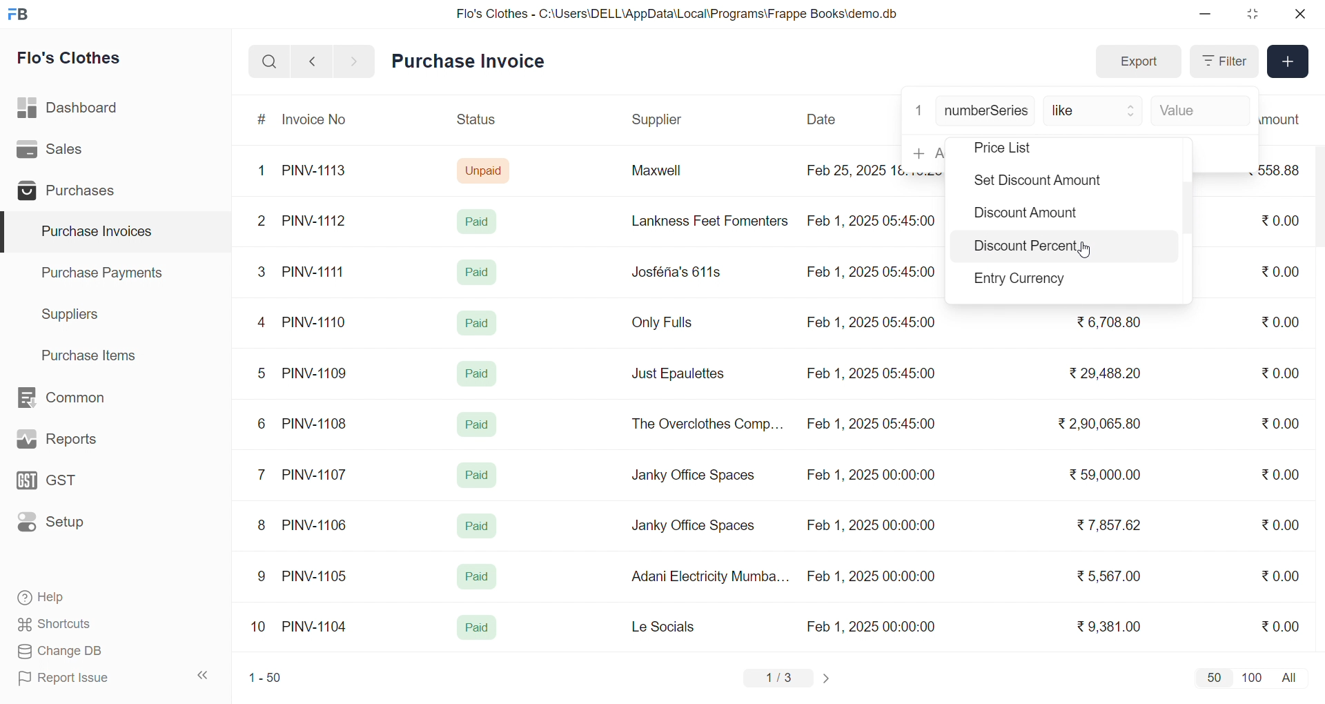 The height and width of the screenshot is (704, 1325). What do you see at coordinates (317, 475) in the screenshot?
I see `PINV-1107` at bounding box center [317, 475].